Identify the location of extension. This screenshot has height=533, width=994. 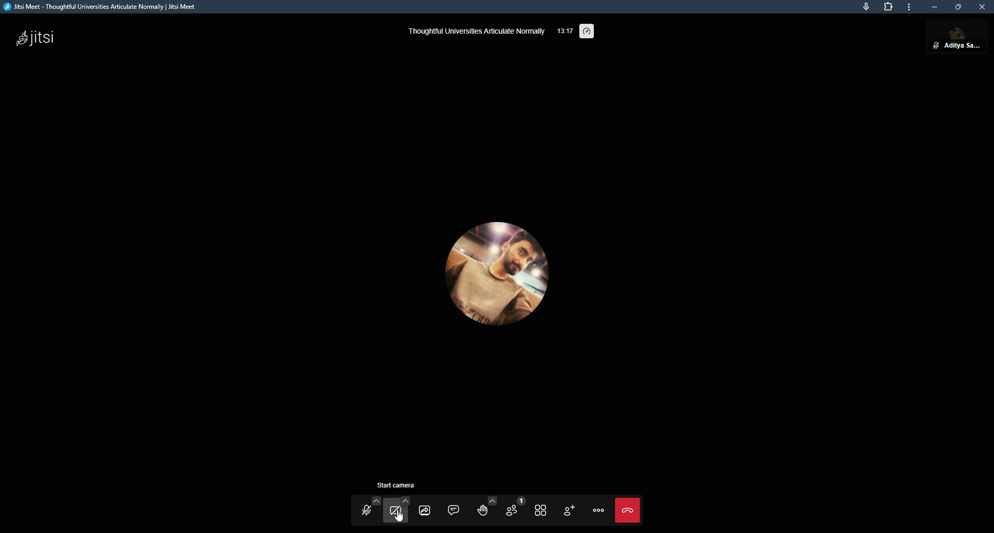
(888, 7).